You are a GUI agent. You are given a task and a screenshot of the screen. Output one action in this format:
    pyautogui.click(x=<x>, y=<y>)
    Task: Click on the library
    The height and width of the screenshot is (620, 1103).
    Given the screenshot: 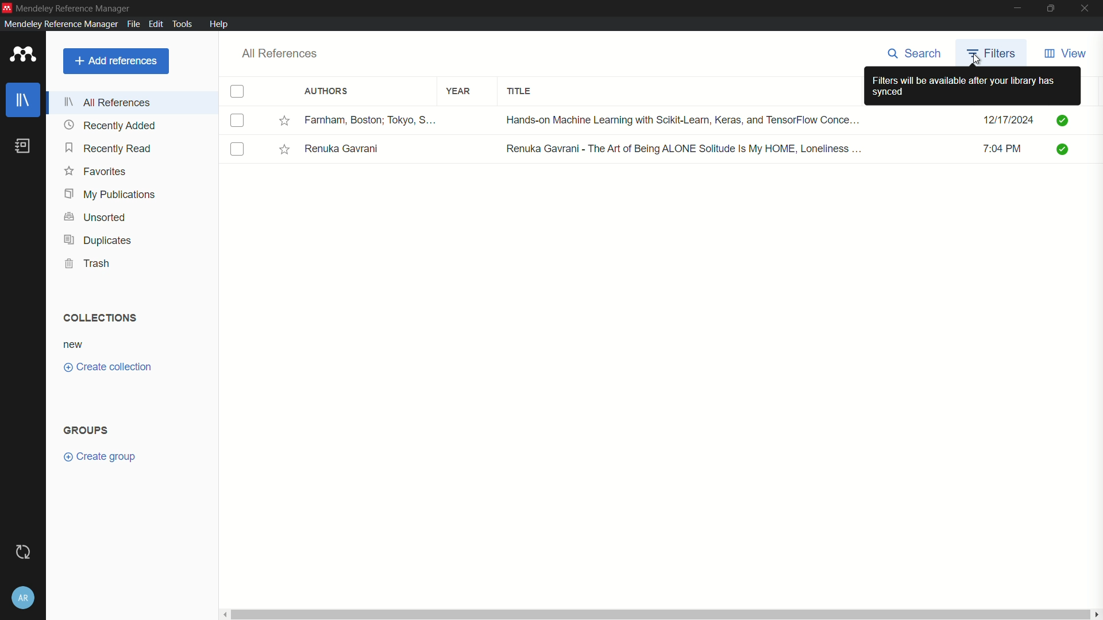 What is the action you would take?
    pyautogui.click(x=25, y=100)
    